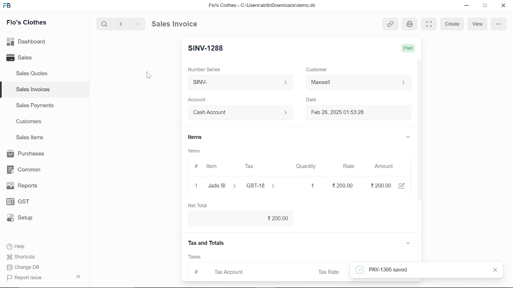  What do you see at coordinates (305, 186) in the screenshot?
I see `1` at bounding box center [305, 186].